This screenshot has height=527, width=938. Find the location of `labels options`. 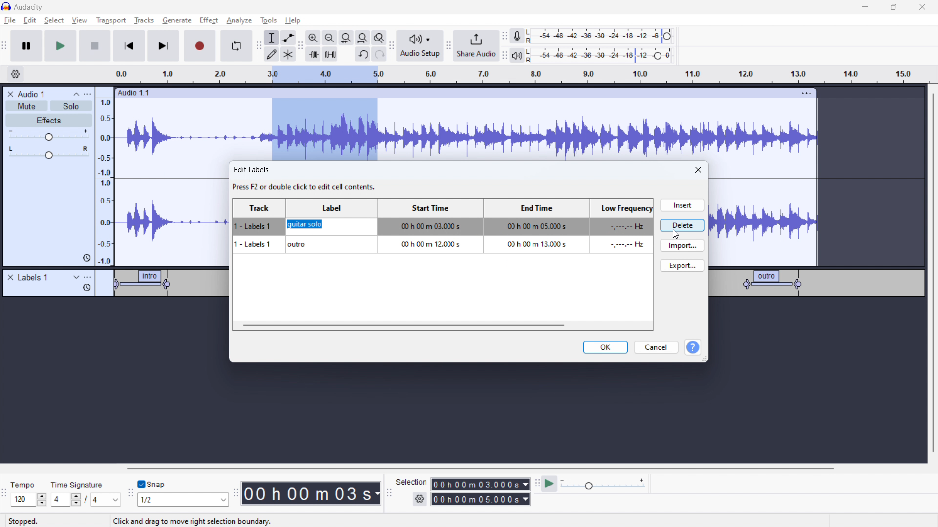

labels options is located at coordinates (88, 278).